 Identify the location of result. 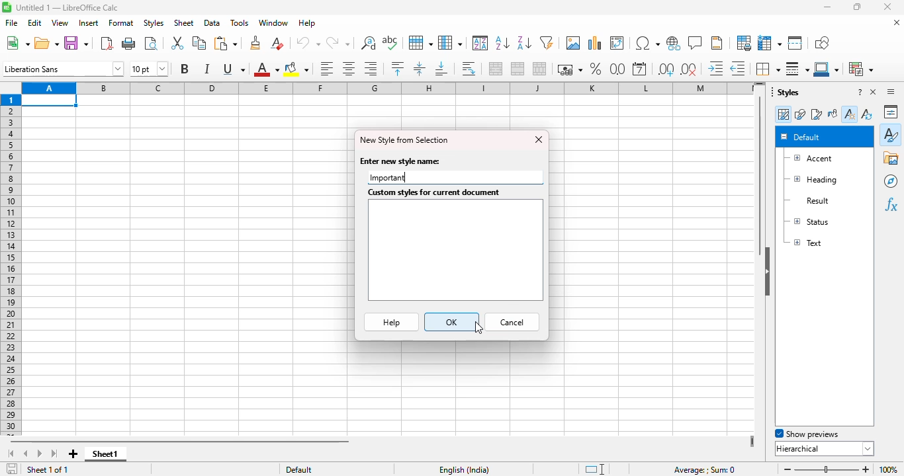
(807, 201).